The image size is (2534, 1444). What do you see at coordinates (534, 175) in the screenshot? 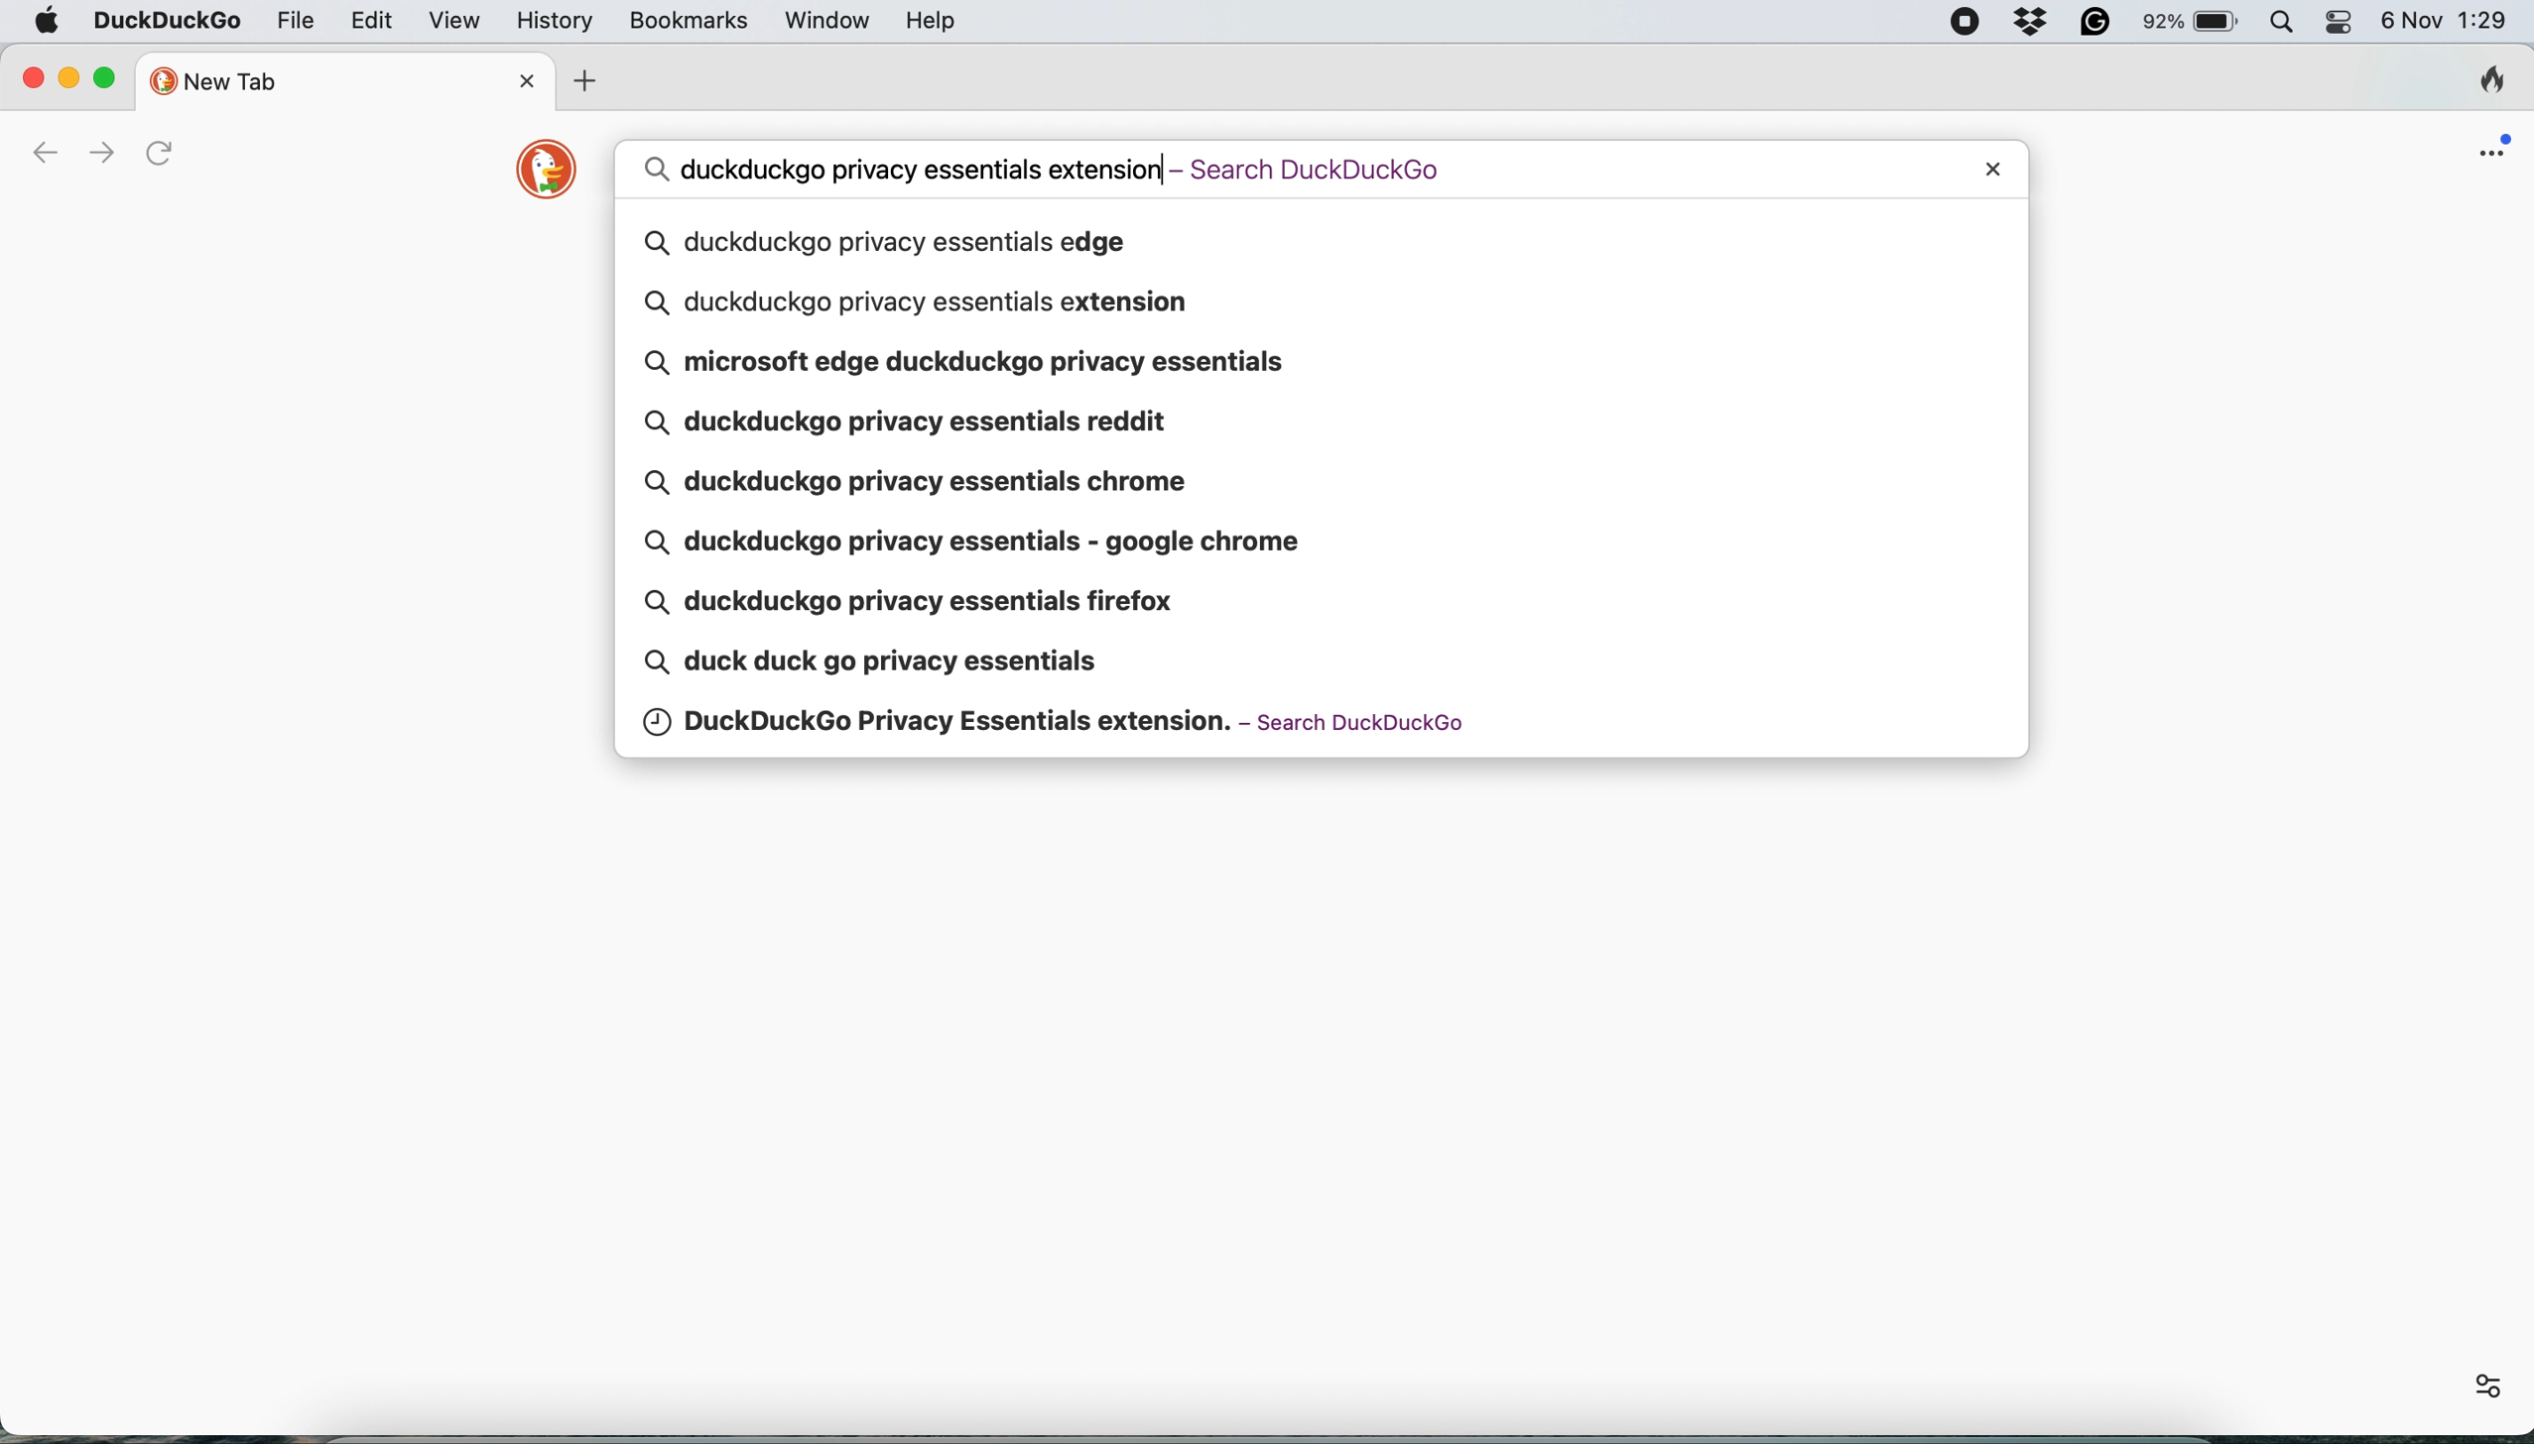
I see `duckduckgo logo` at bounding box center [534, 175].